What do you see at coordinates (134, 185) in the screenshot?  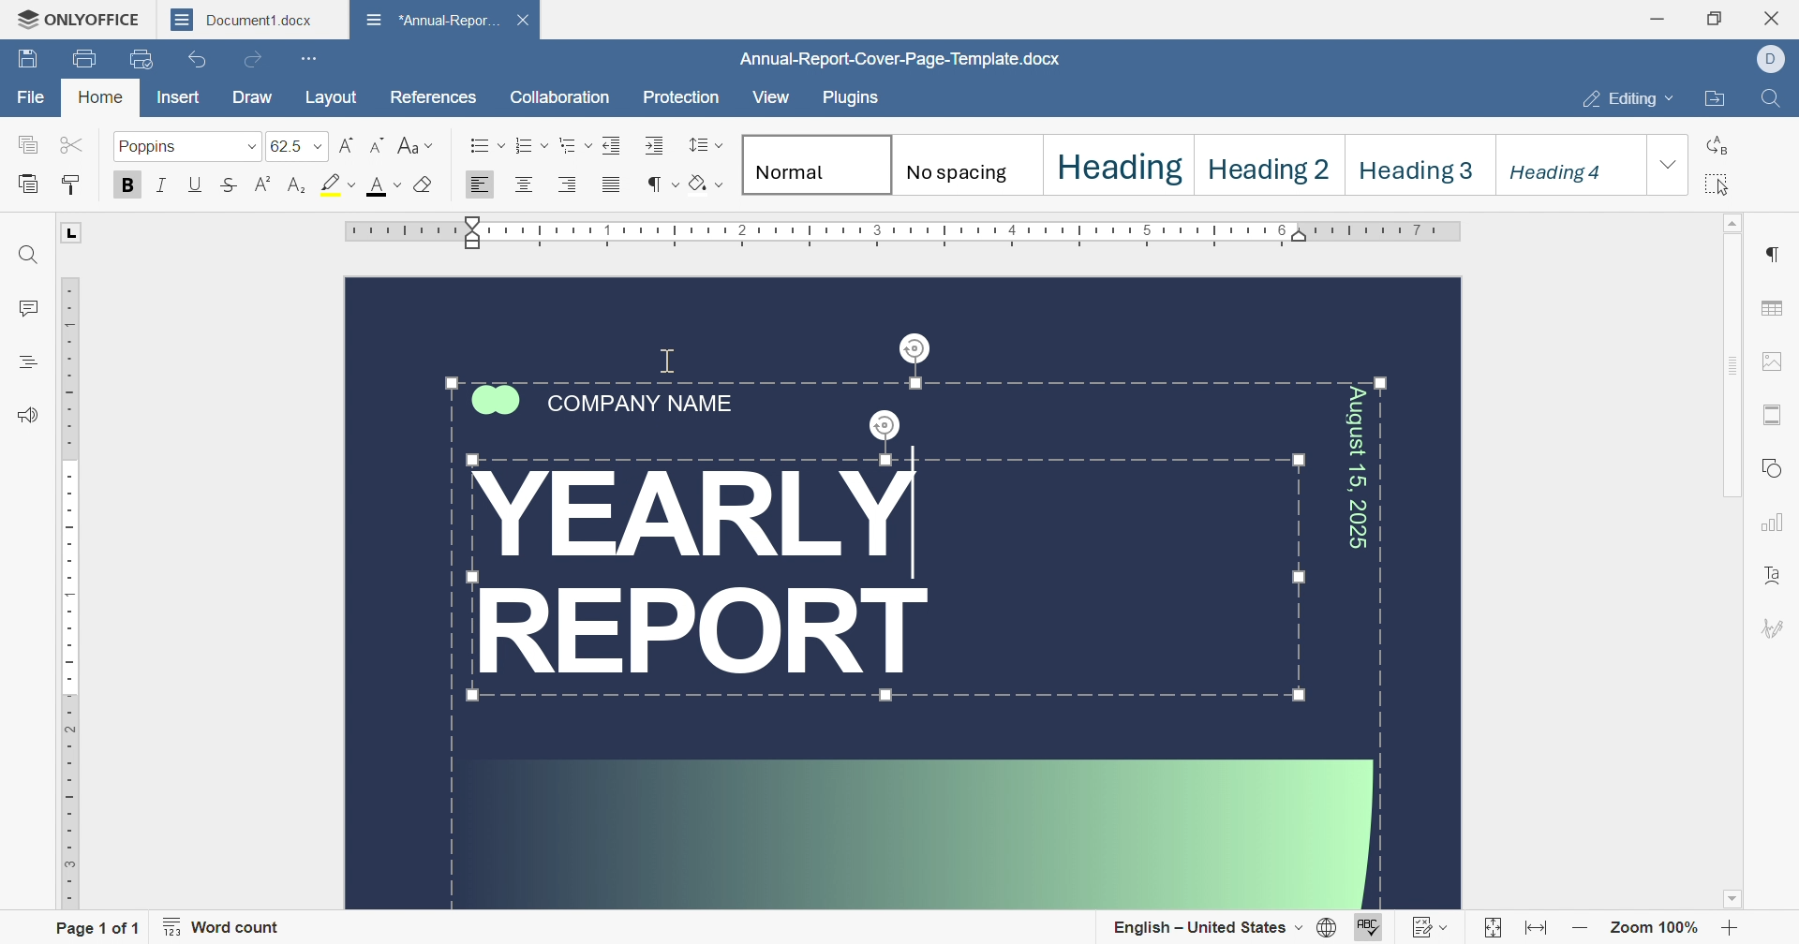 I see `bold` at bounding box center [134, 185].